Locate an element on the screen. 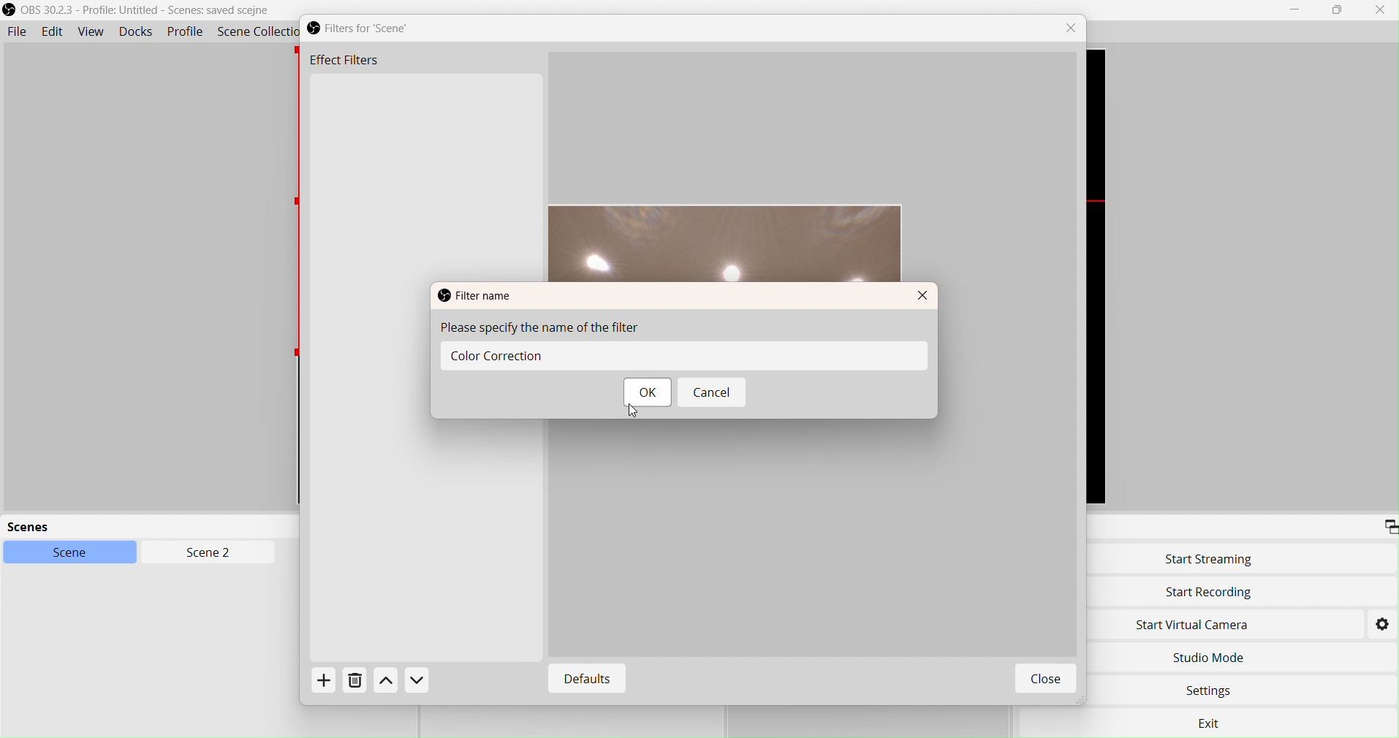  Color Correction is located at coordinates (604, 357).